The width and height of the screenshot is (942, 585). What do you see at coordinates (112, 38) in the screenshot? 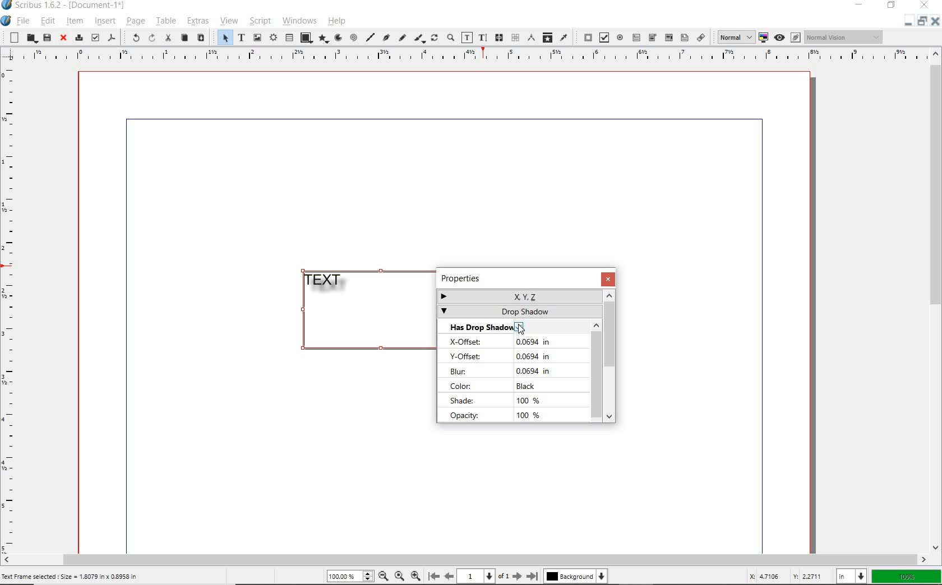
I see `save as pdf` at bounding box center [112, 38].